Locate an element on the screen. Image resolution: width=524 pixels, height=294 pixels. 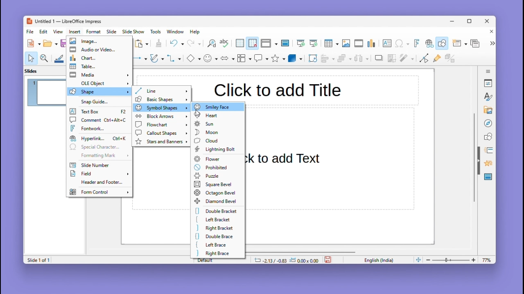
Lightning bolt is located at coordinates (217, 149).